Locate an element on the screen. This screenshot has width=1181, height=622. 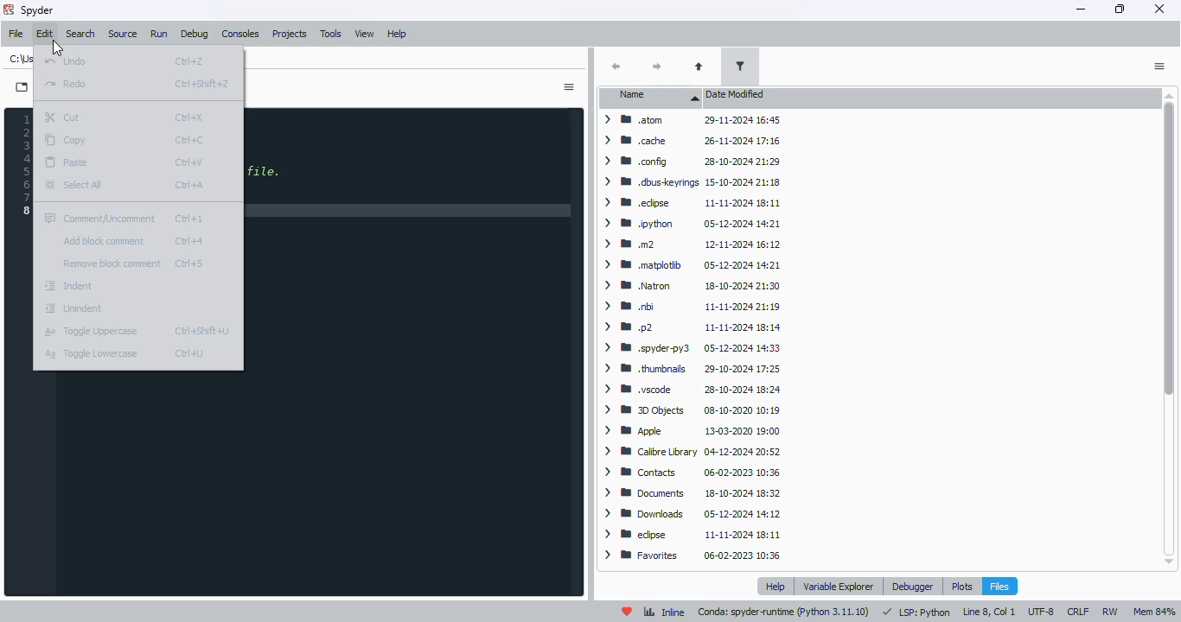
tools is located at coordinates (330, 34).